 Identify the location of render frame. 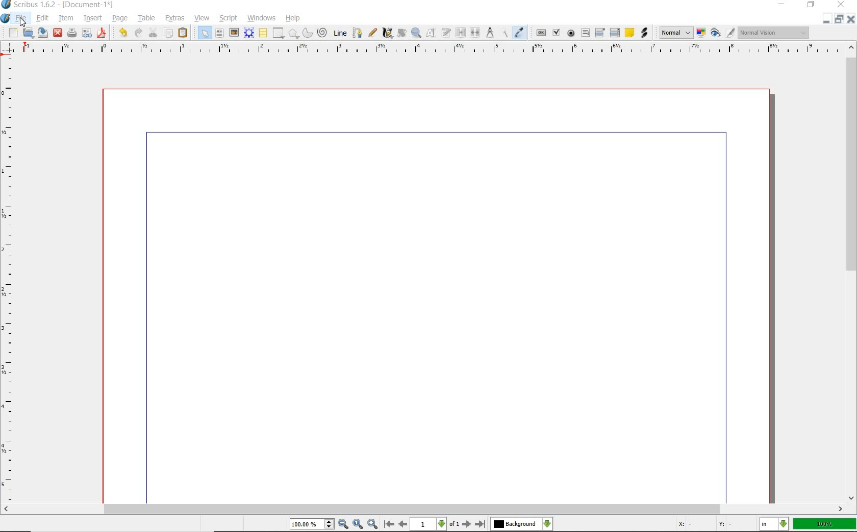
(248, 33).